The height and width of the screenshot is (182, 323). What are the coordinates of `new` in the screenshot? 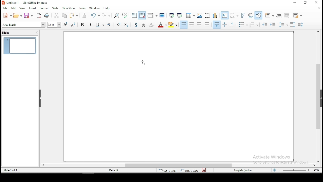 It's located at (7, 15).